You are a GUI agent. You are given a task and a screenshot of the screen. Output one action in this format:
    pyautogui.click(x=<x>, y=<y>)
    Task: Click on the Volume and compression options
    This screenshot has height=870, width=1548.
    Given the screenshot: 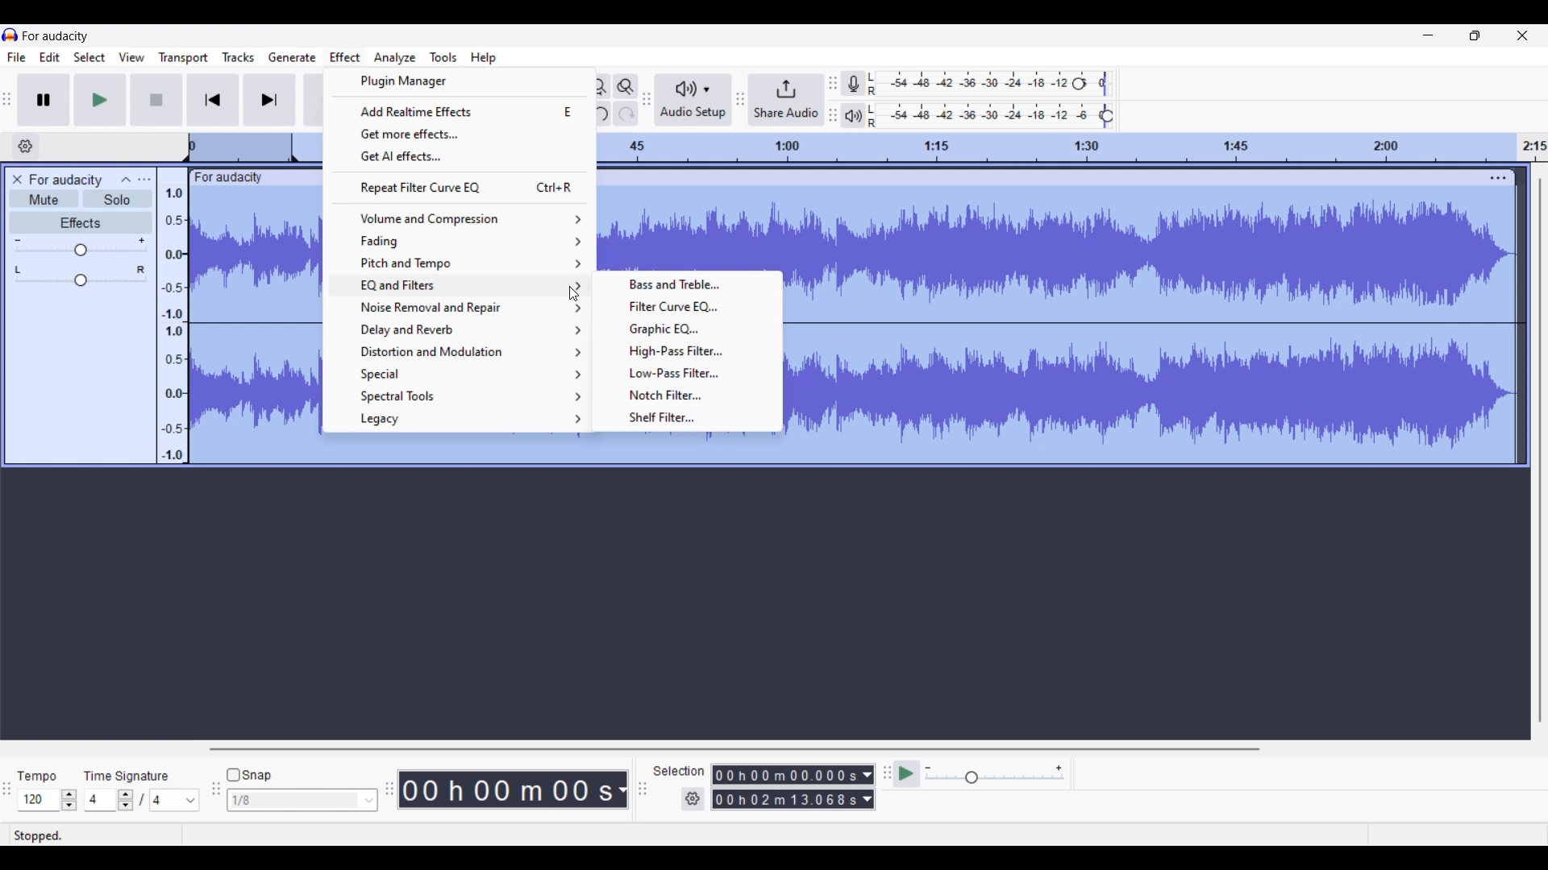 What is the action you would take?
    pyautogui.click(x=460, y=218)
    